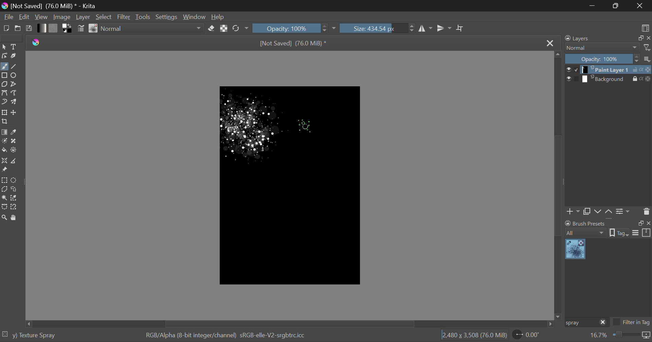 Image resolution: width=652 pixels, height=342 pixels. I want to click on Opacity: 100%, so click(602, 59).